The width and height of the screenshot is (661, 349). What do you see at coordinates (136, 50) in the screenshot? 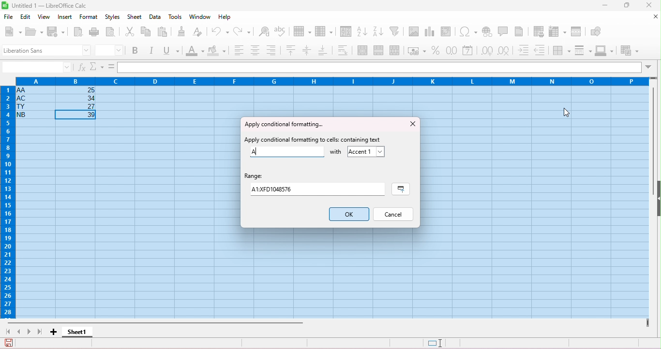
I see `bold` at bounding box center [136, 50].